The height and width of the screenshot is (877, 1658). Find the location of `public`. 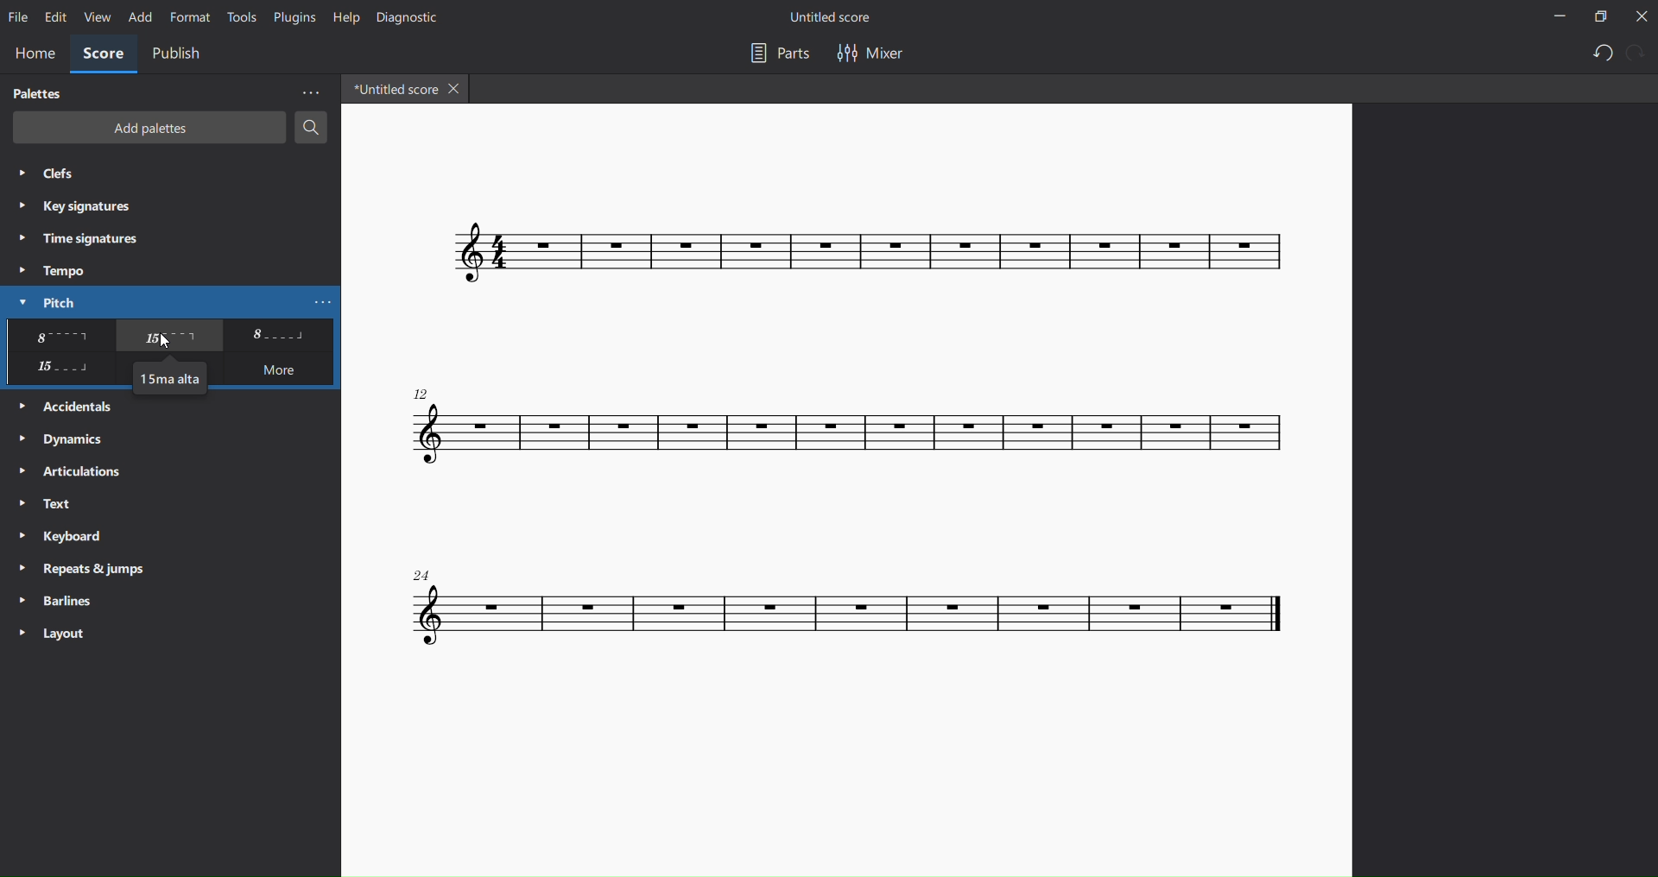

public is located at coordinates (181, 56).